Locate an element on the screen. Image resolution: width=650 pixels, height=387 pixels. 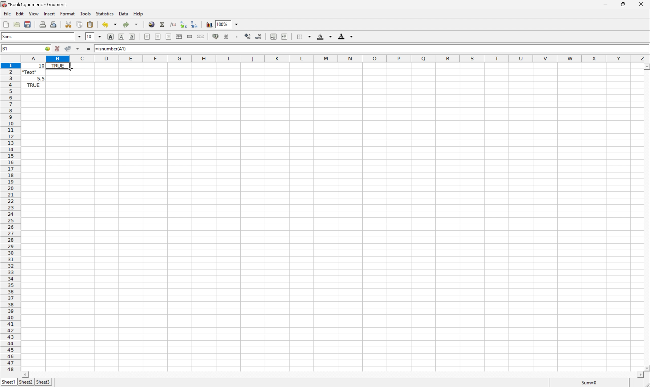
View is located at coordinates (34, 13).